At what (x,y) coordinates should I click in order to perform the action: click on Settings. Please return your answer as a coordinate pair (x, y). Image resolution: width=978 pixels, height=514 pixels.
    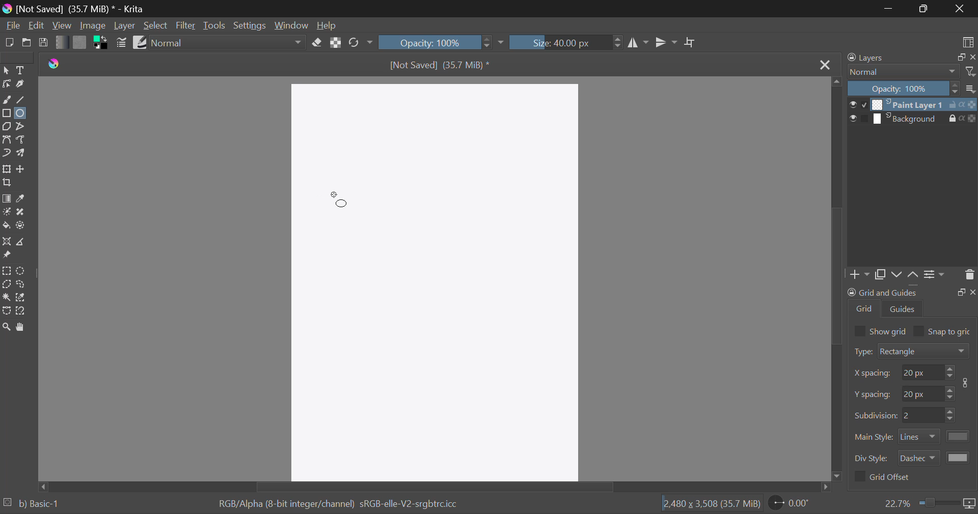
    Looking at the image, I should click on (936, 277).